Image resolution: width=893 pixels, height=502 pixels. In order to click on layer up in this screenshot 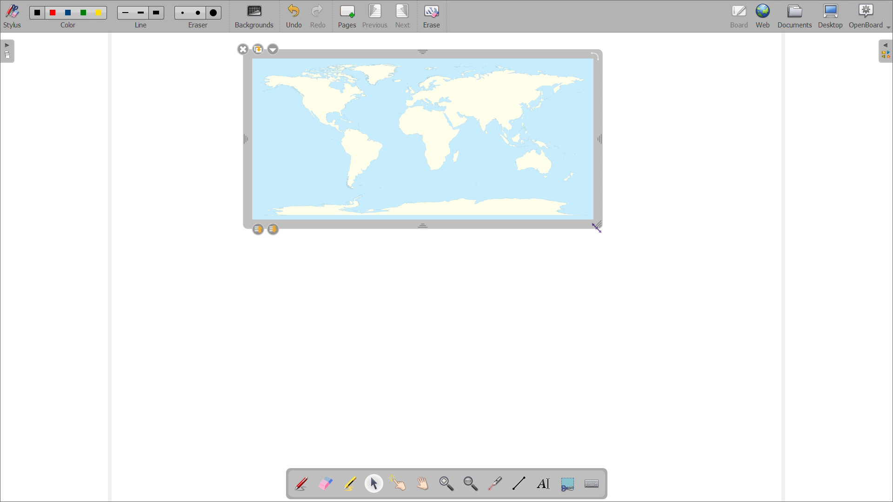, I will do `click(258, 229)`.